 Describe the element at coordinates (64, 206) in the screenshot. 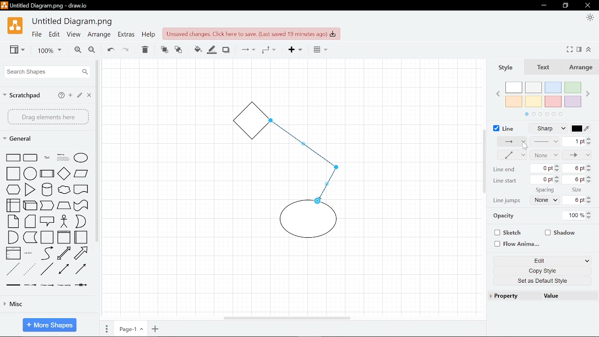

I see `shape` at that location.